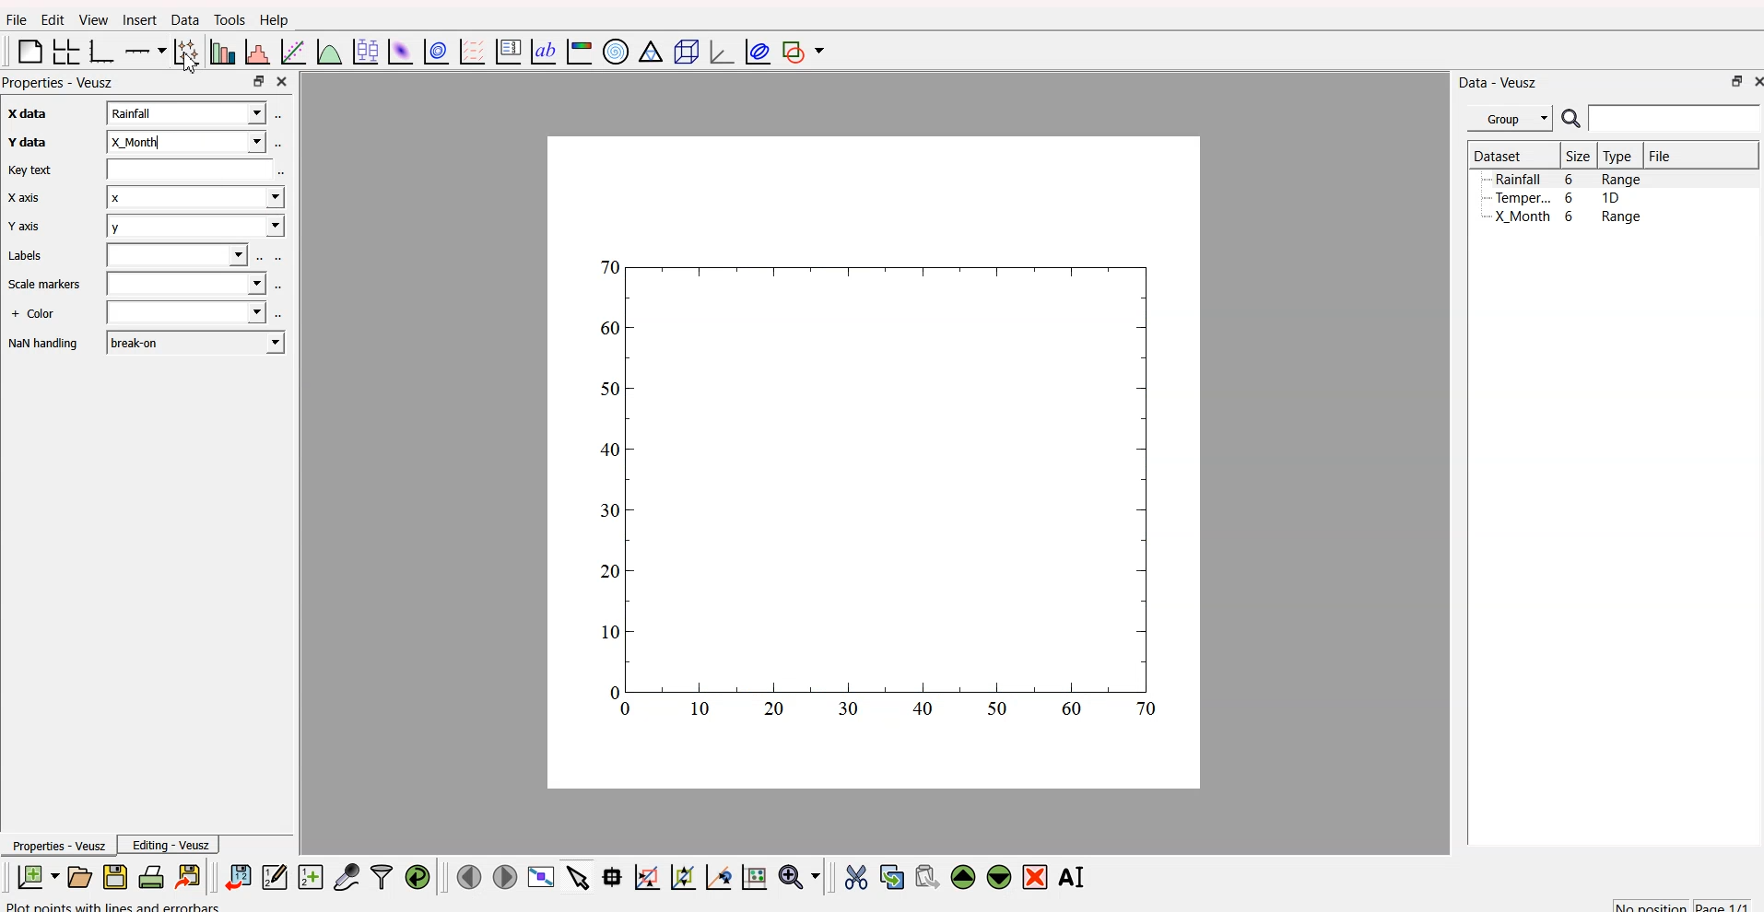 The height and width of the screenshot is (912, 1764). I want to click on reload linked dataset, so click(417, 874).